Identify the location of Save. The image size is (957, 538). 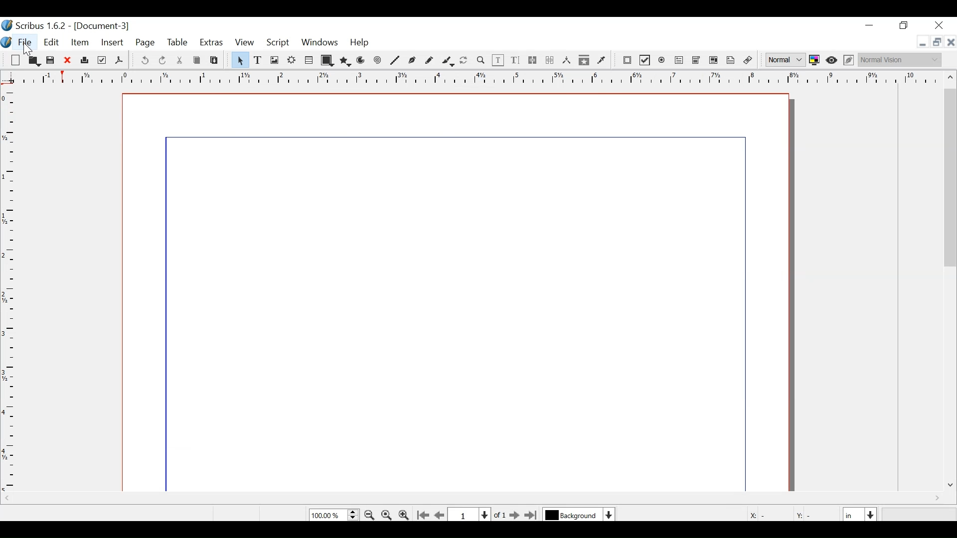
(51, 61).